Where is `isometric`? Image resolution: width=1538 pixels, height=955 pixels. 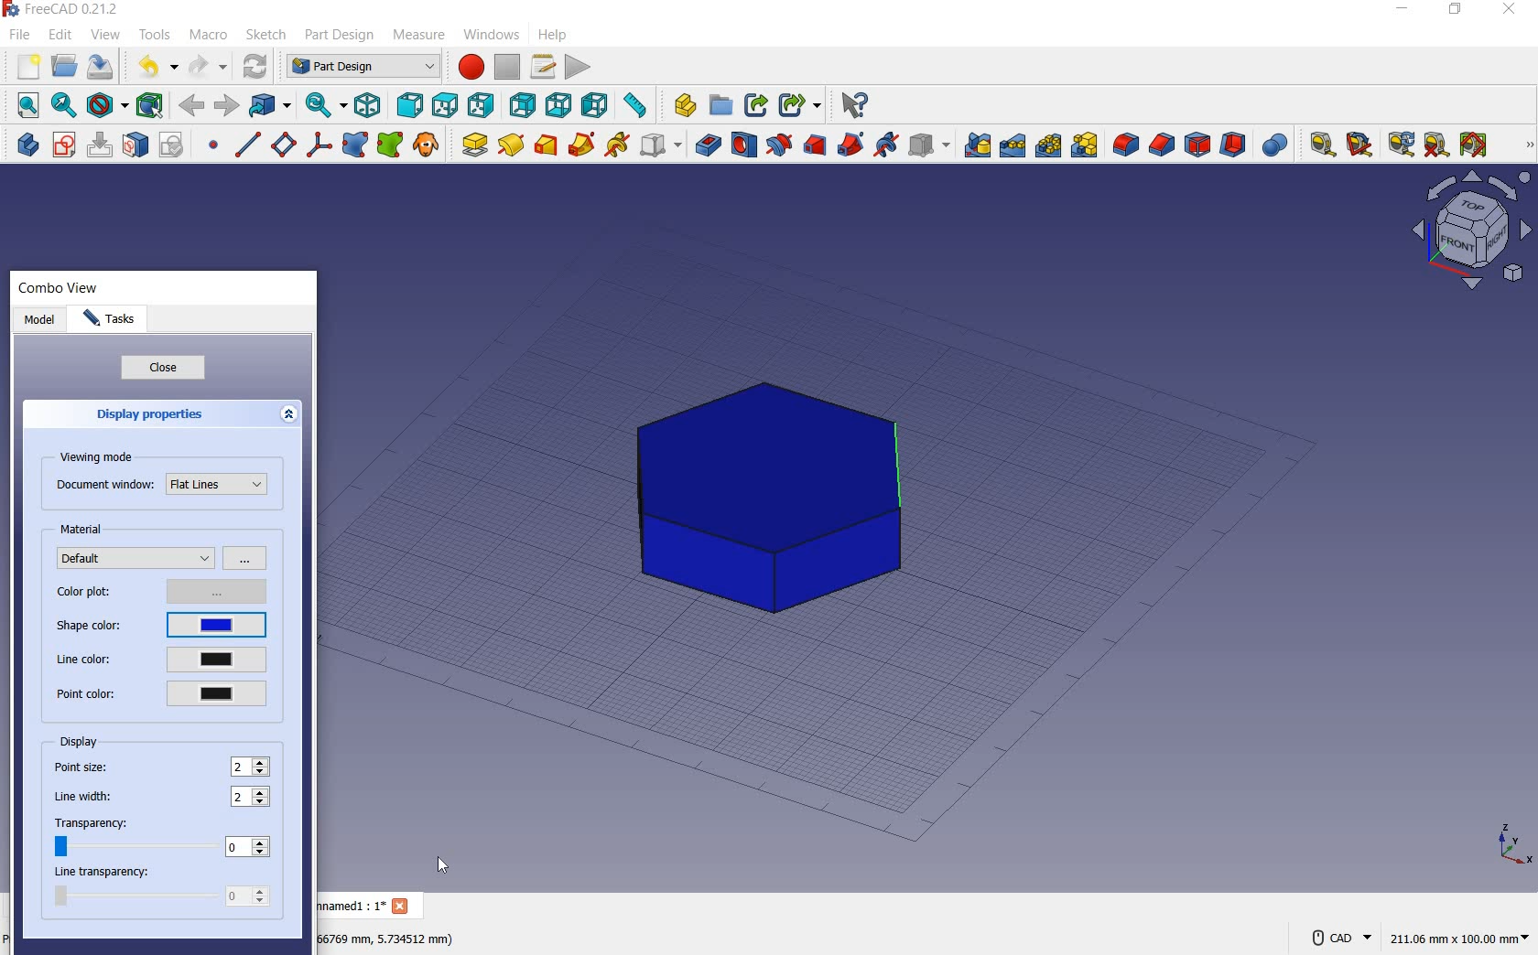
isometric is located at coordinates (371, 107).